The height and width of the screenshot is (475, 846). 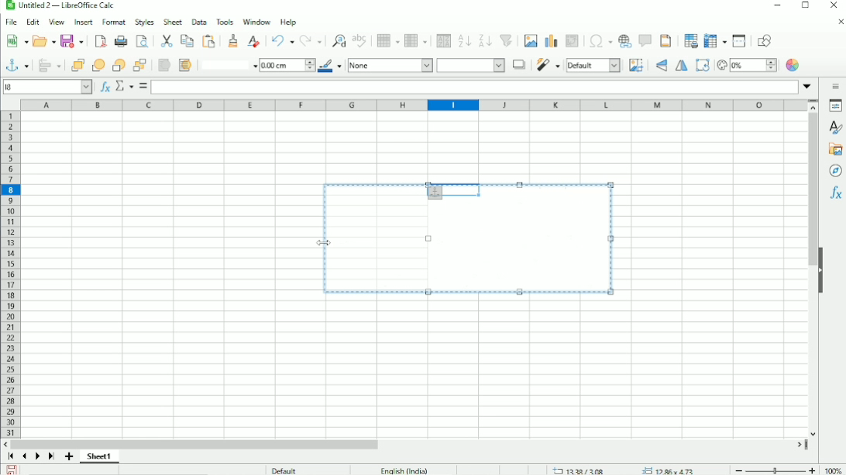 I want to click on Filter, so click(x=548, y=65).